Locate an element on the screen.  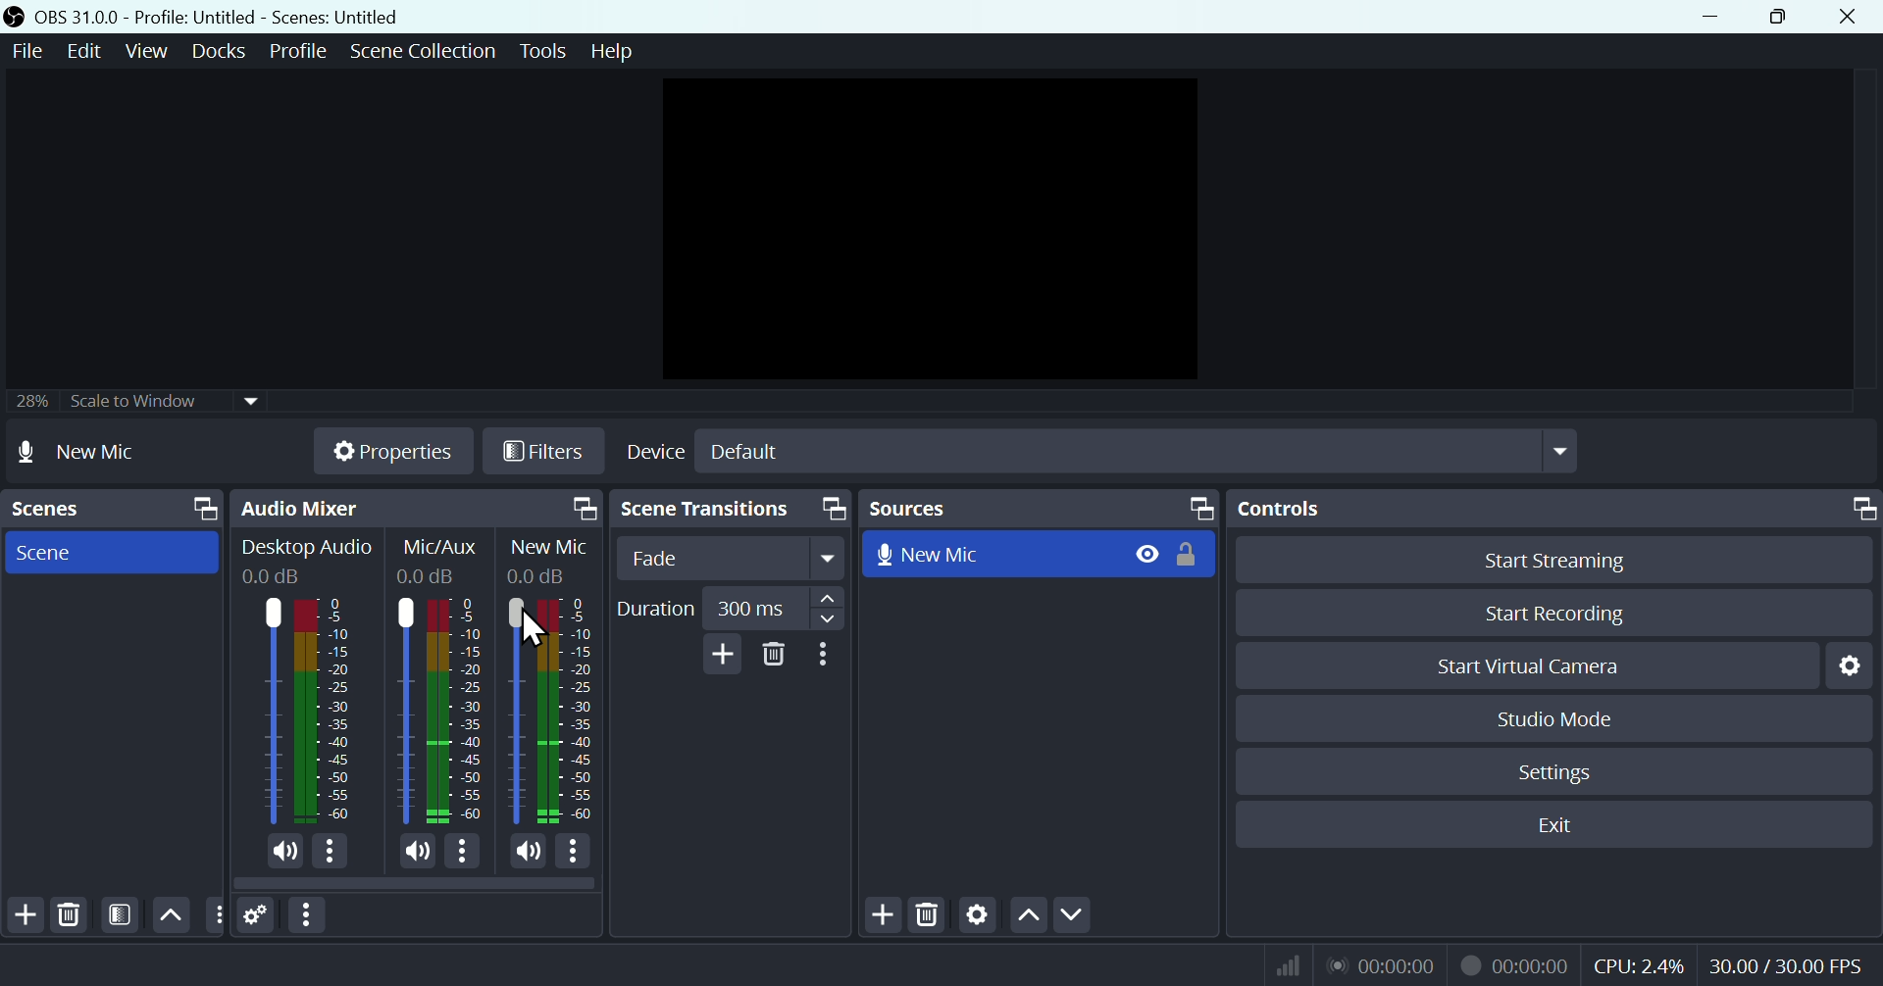
Scene collection is located at coordinates (427, 54).